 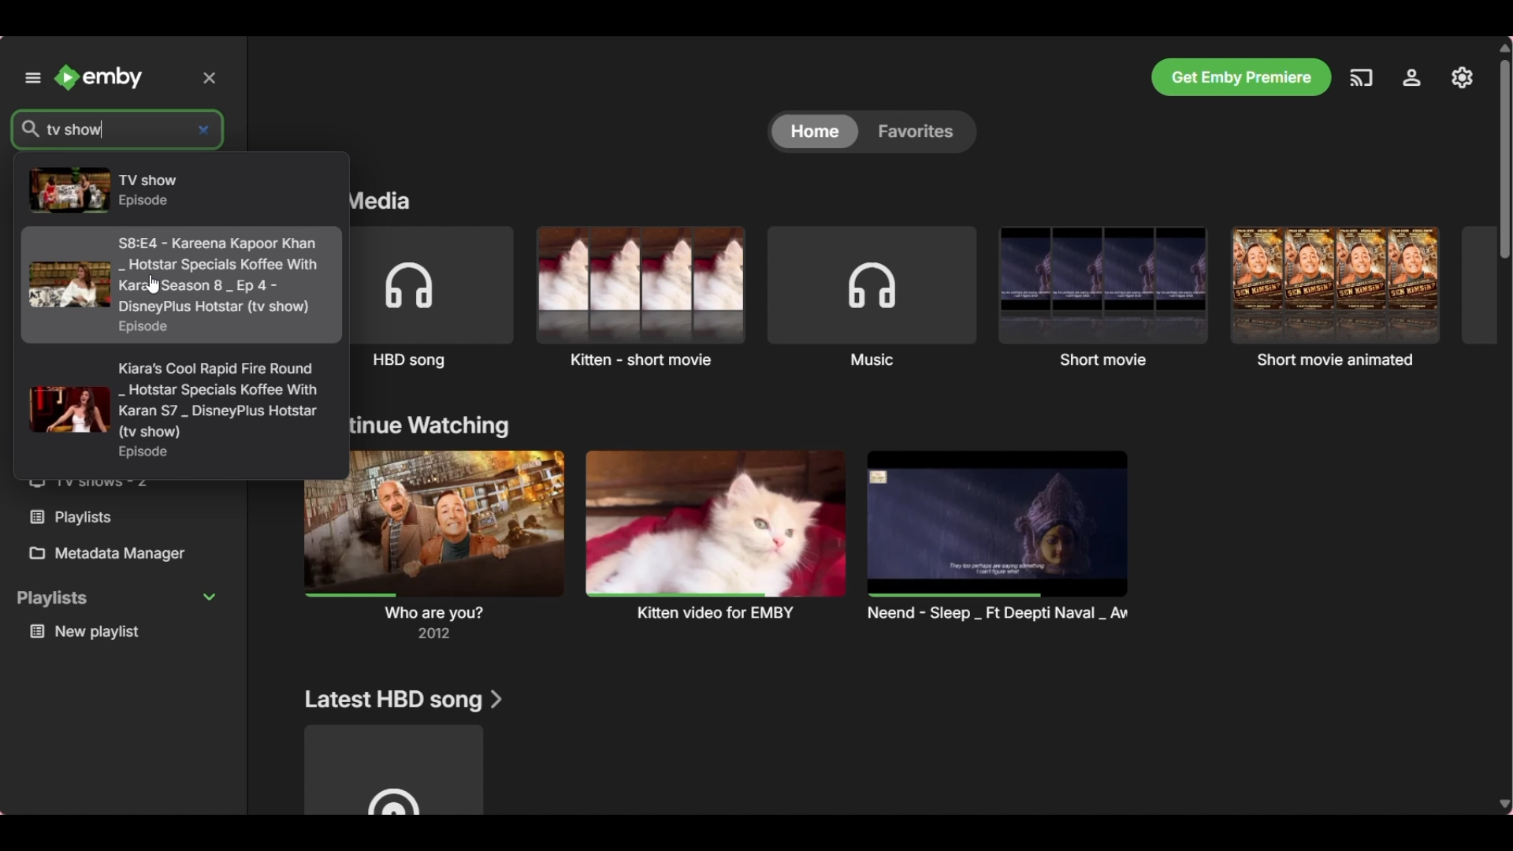 What do you see at coordinates (1361, 78) in the screenshot?
I see `Play on another device` at bounding box center [1361, 78].